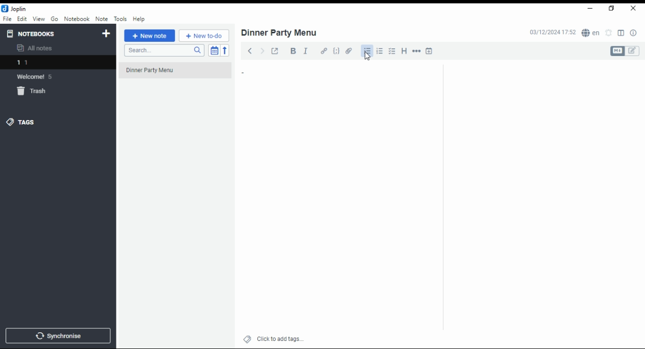  What do you see at coordinates (337, 52) in the screenshot?
I see `code` at bounding box center [337, 52].